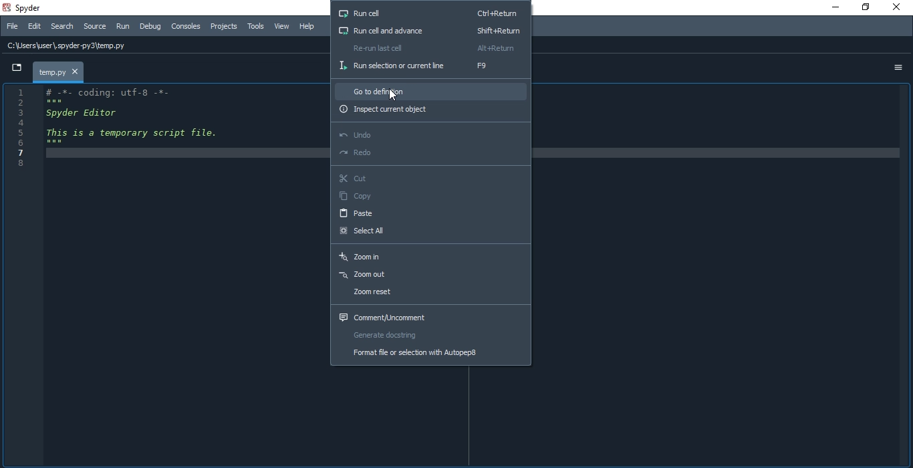  What do you see at coordinates (430, 355) in the screenshot?
I see `Format file or selection with Autopep8` at bounding box center [430, 355].